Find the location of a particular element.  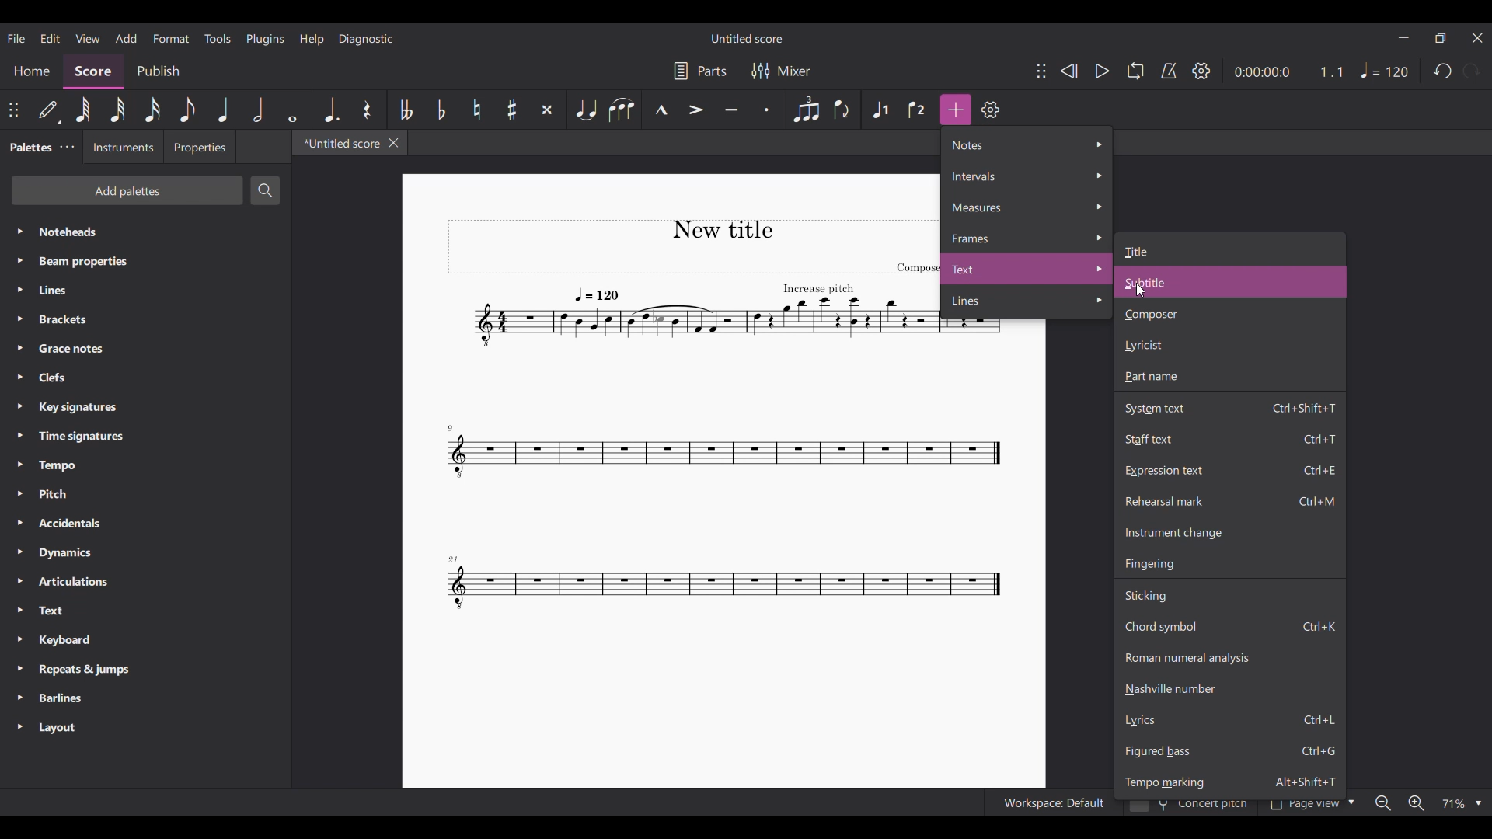

Staccato is located at coordinates (767, 110).